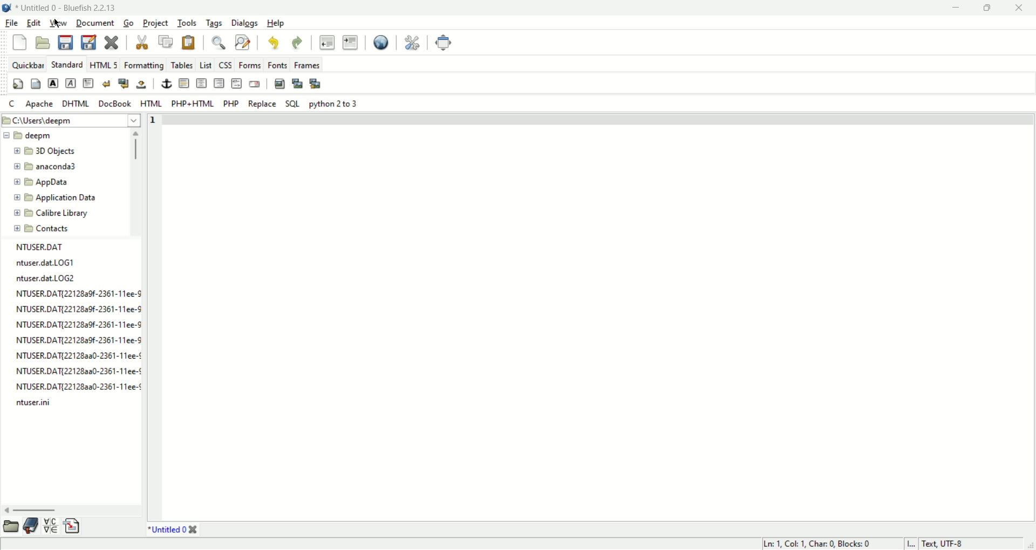 The width and height of the screenshot is (1036, 550). Describe the element at coordinates (598, 317) in the screenshot. I see `workspace` at that location.